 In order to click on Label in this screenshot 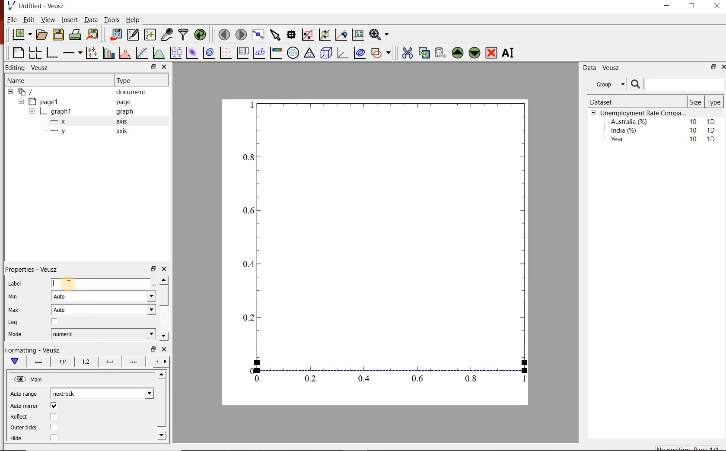, I will do `click(15, 284)`.